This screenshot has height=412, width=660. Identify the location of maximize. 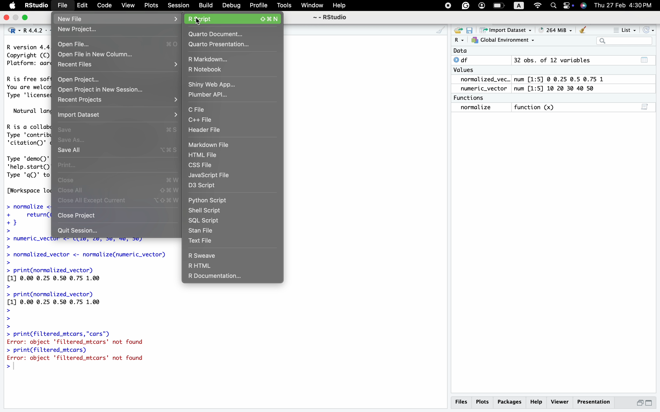
(27, 18).